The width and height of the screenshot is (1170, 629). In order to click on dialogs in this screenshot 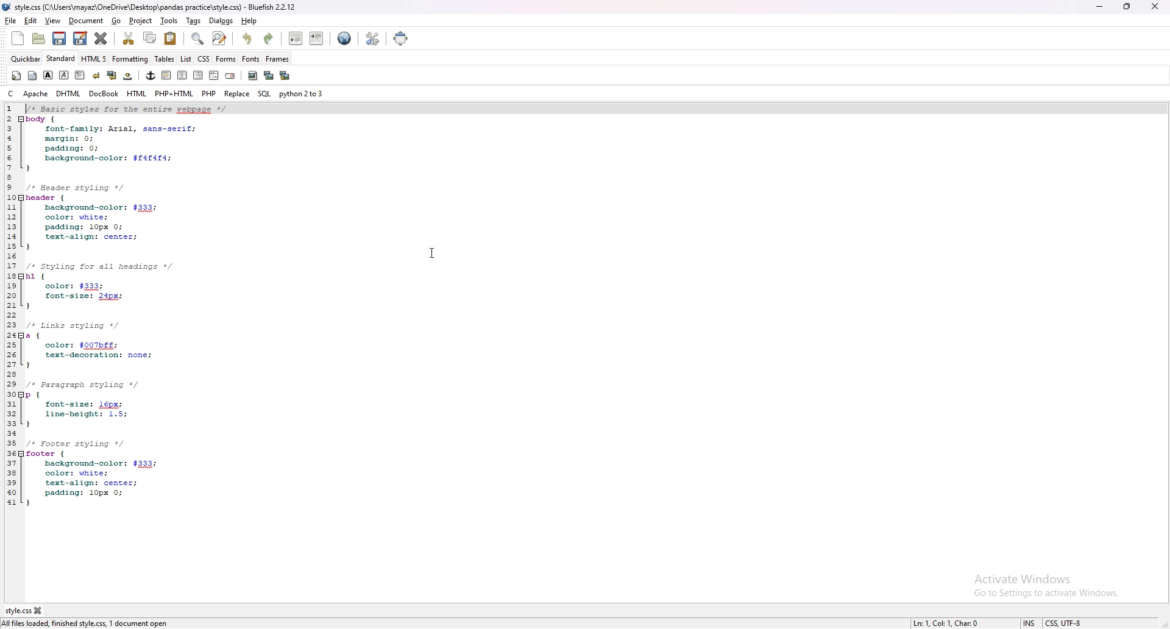, I will do `click(221, 21)`.